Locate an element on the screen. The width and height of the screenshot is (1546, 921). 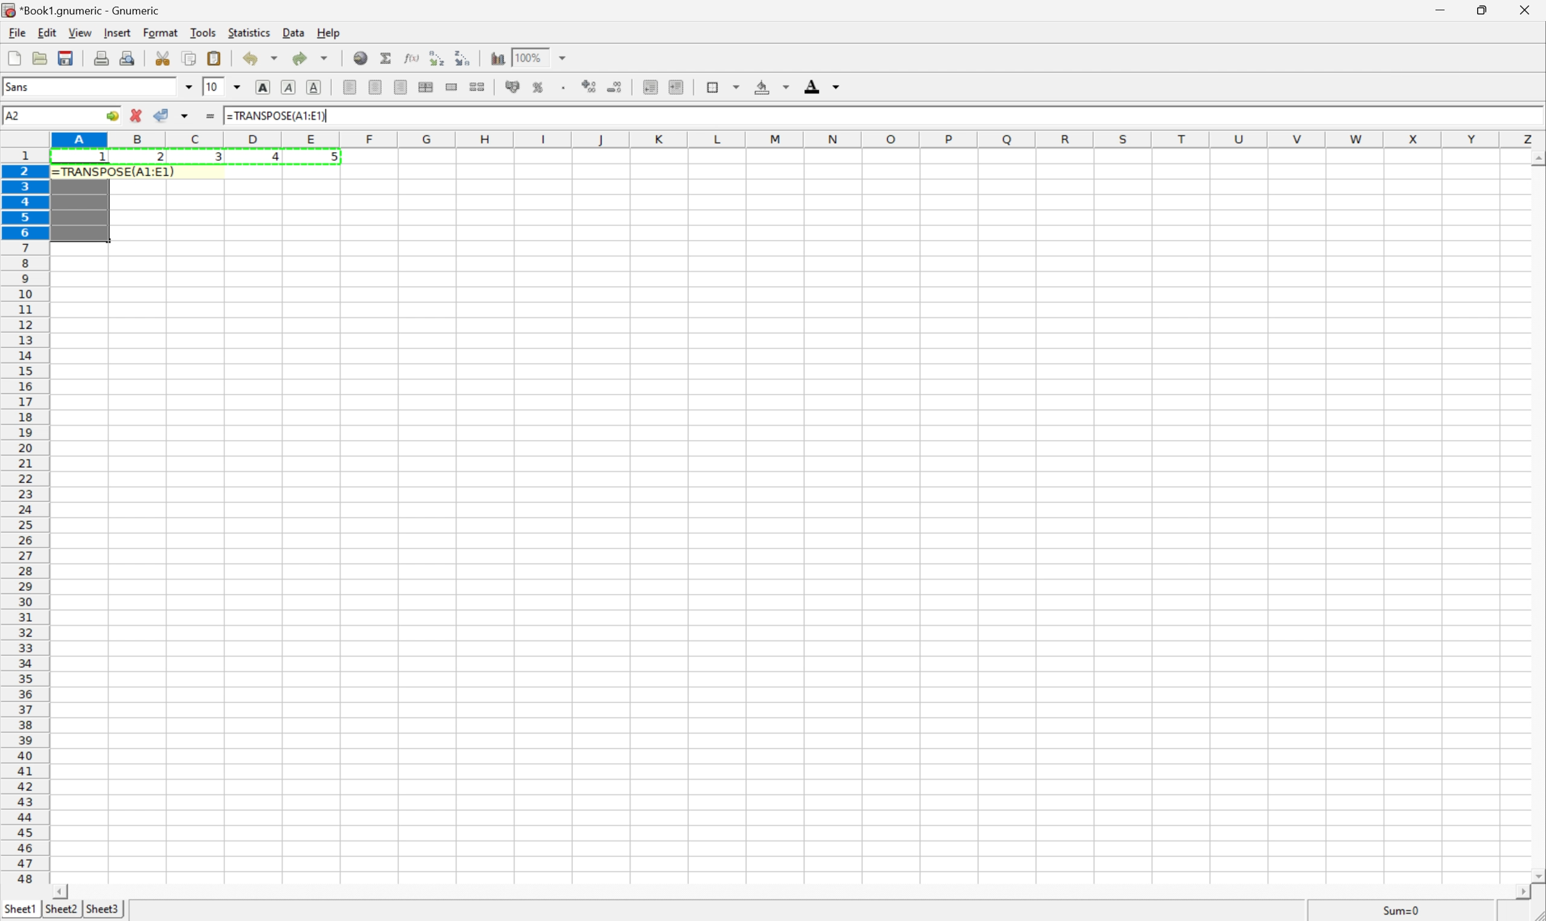
100% is located at coordinates (531, 56).